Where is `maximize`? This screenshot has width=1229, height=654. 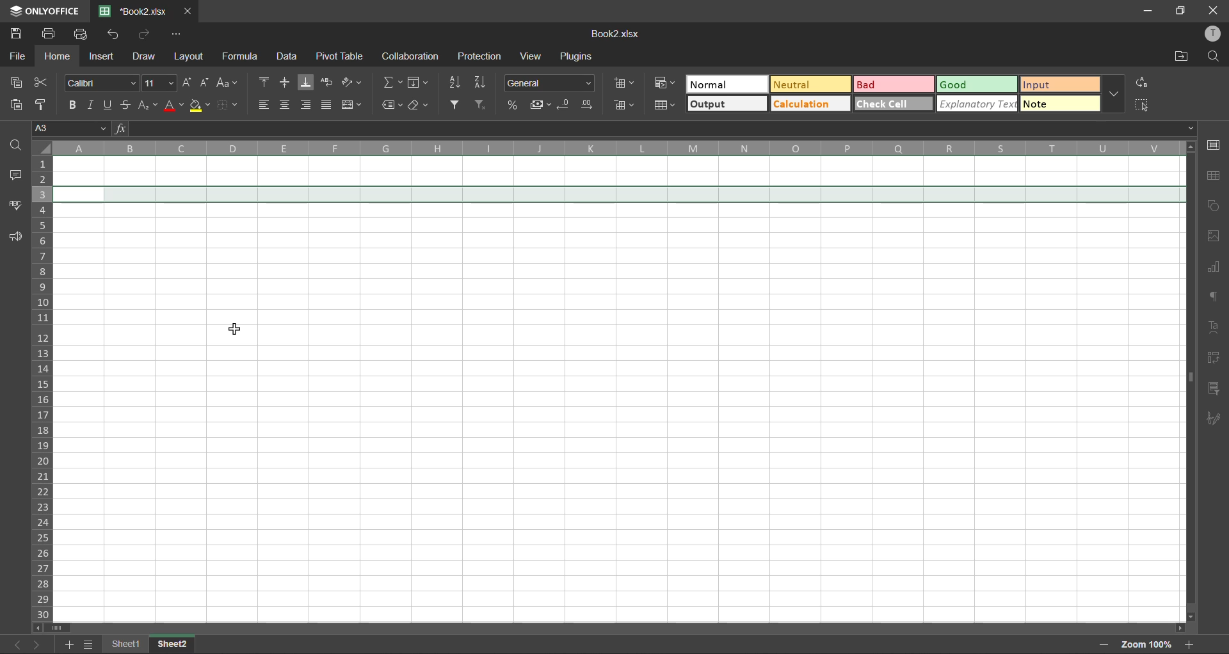
maximize is located at coordinates (1180, 12).